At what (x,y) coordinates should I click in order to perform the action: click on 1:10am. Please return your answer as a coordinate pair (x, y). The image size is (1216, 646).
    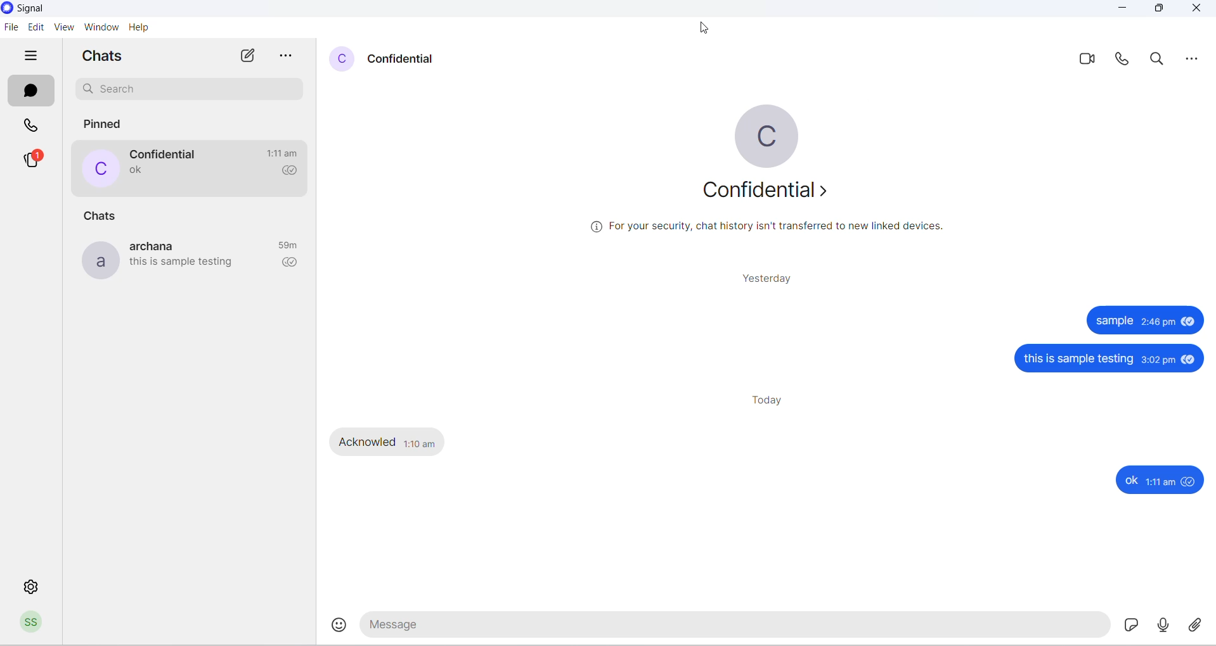
    Looking at the image, I should click on (419, 441).